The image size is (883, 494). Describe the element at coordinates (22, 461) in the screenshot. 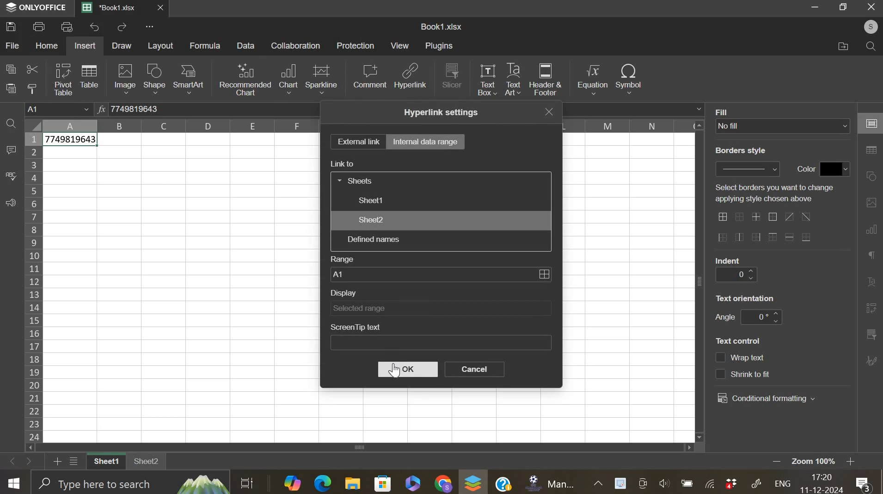

I see `move sheets` at that location.